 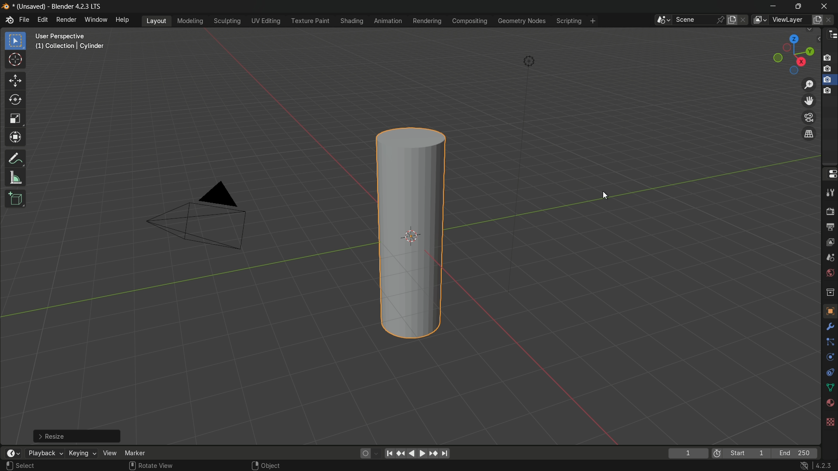 What do you see at coordinates (825, 465) in the screenshot?
I see `4.2.3` at bounding box center [825, 465].